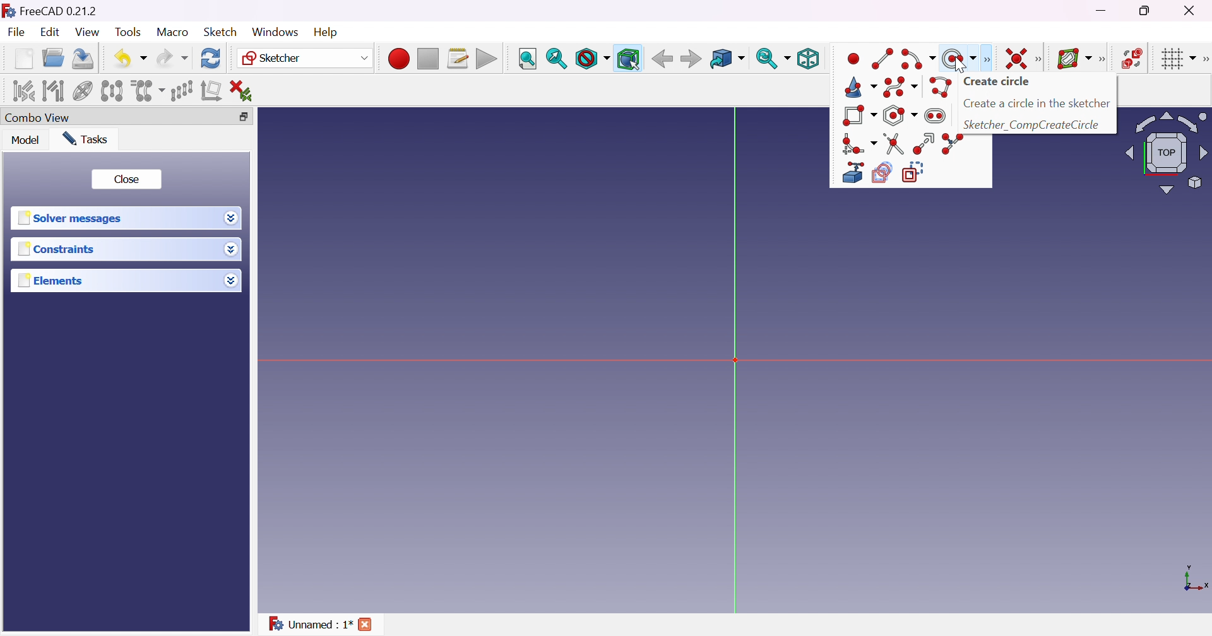 The image size is (1212, 636). Describe the element at coordinates (999, 82) in the screenshot. I see `Create circle` at that location.